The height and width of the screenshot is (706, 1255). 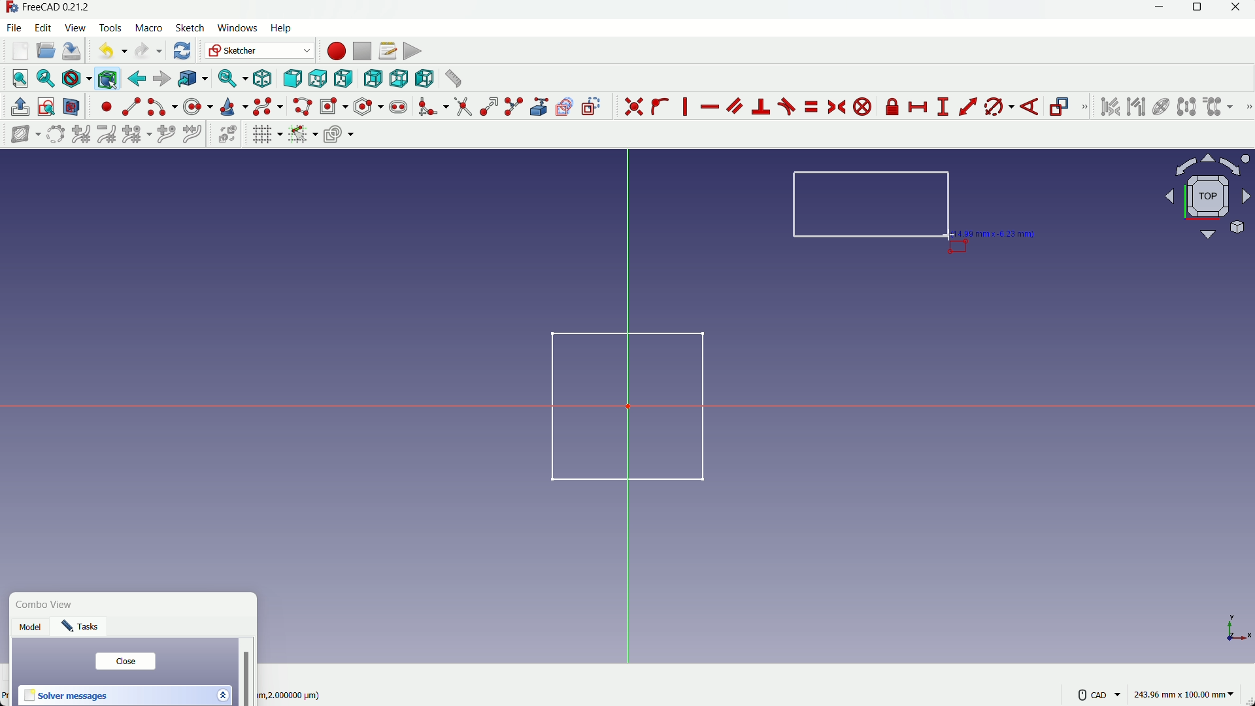 What do you see at coordinates (166, 133) in the screenshot?
I see `insert knot` at bounding box center [166, 133].